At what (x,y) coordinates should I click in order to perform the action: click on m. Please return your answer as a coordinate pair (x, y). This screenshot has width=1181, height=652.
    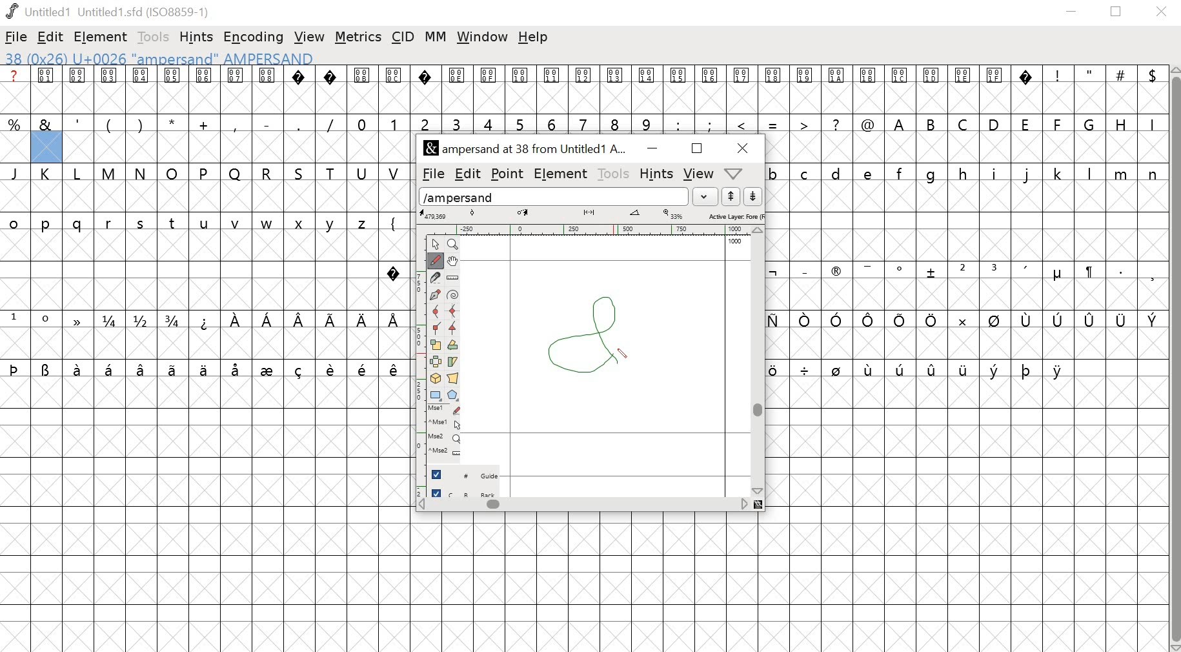
    Looking at the image, I should click on (1122, 173).